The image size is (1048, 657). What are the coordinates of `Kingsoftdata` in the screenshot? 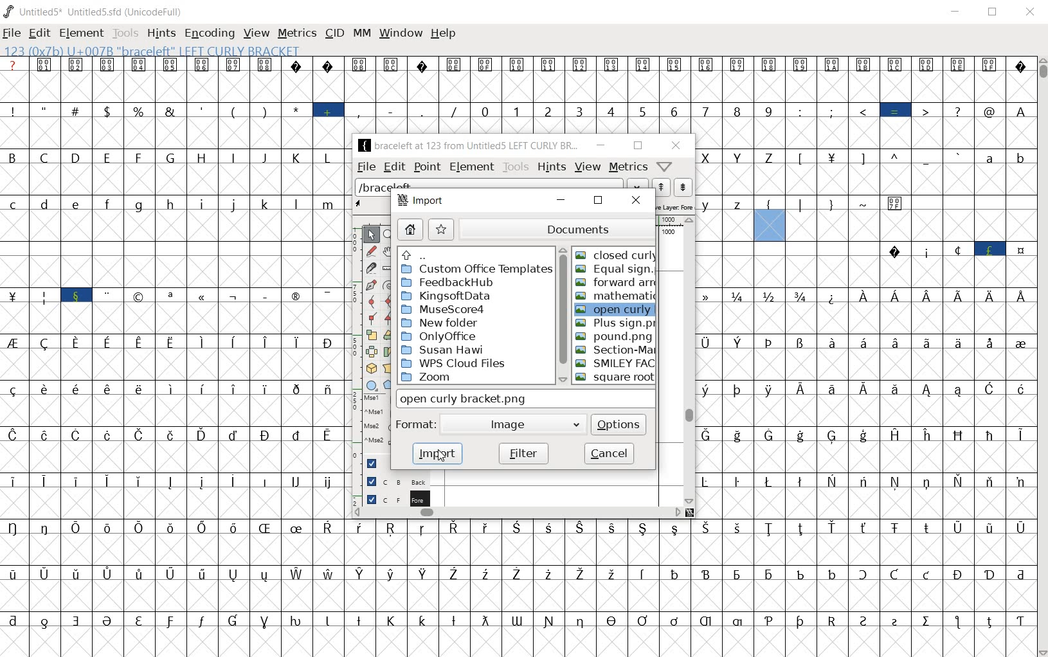 It's located at (447, 295).